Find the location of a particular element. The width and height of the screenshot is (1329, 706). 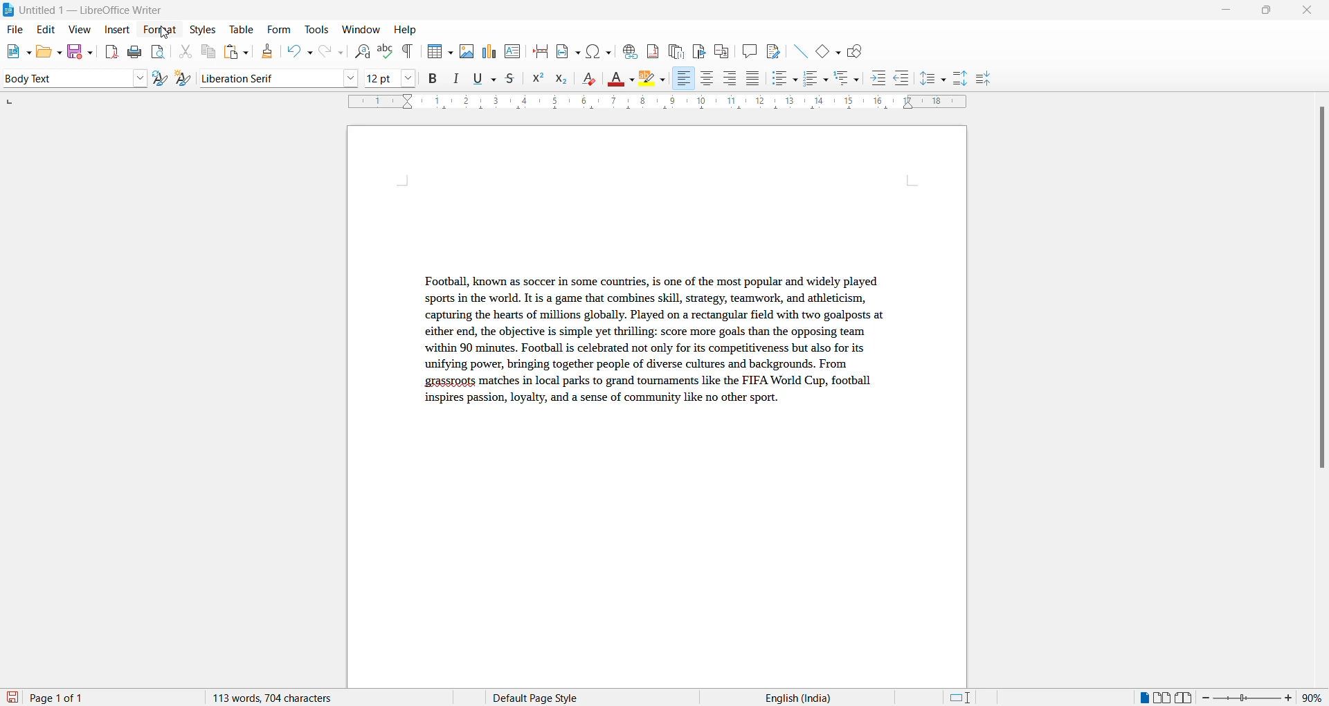

undo is located at coordinates (297, 51).